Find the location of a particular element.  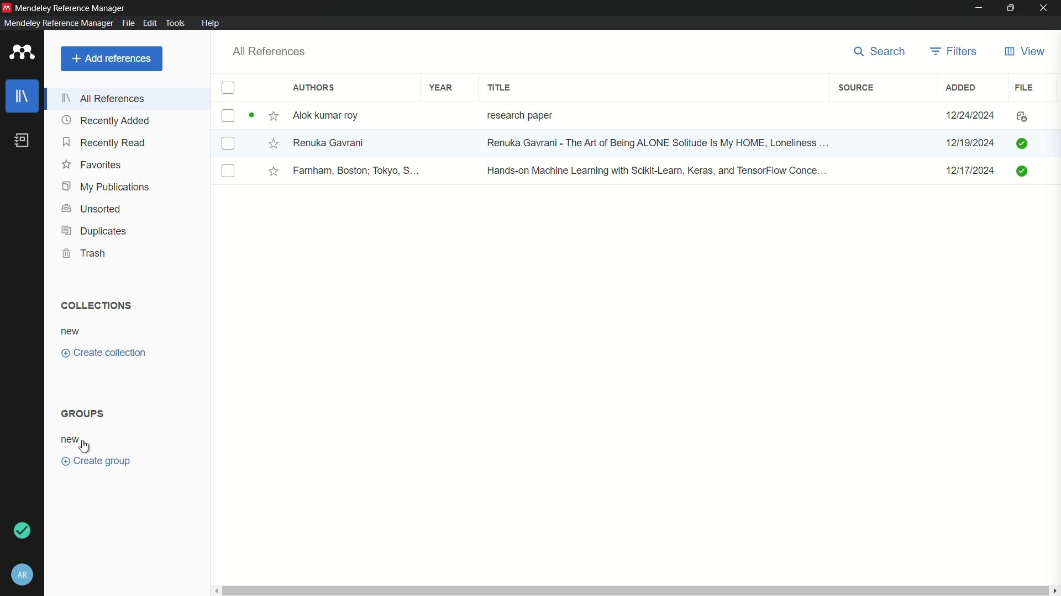

collections is located at coordinates (93, 305).